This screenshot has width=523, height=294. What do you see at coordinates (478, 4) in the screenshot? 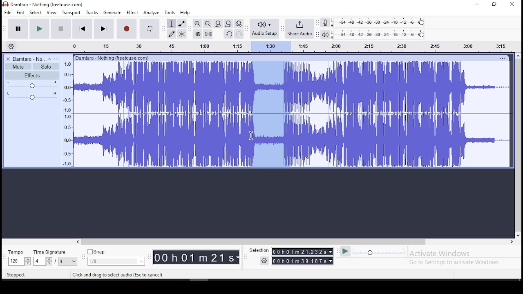
I see `minimize` at bounding box center [478, 4].